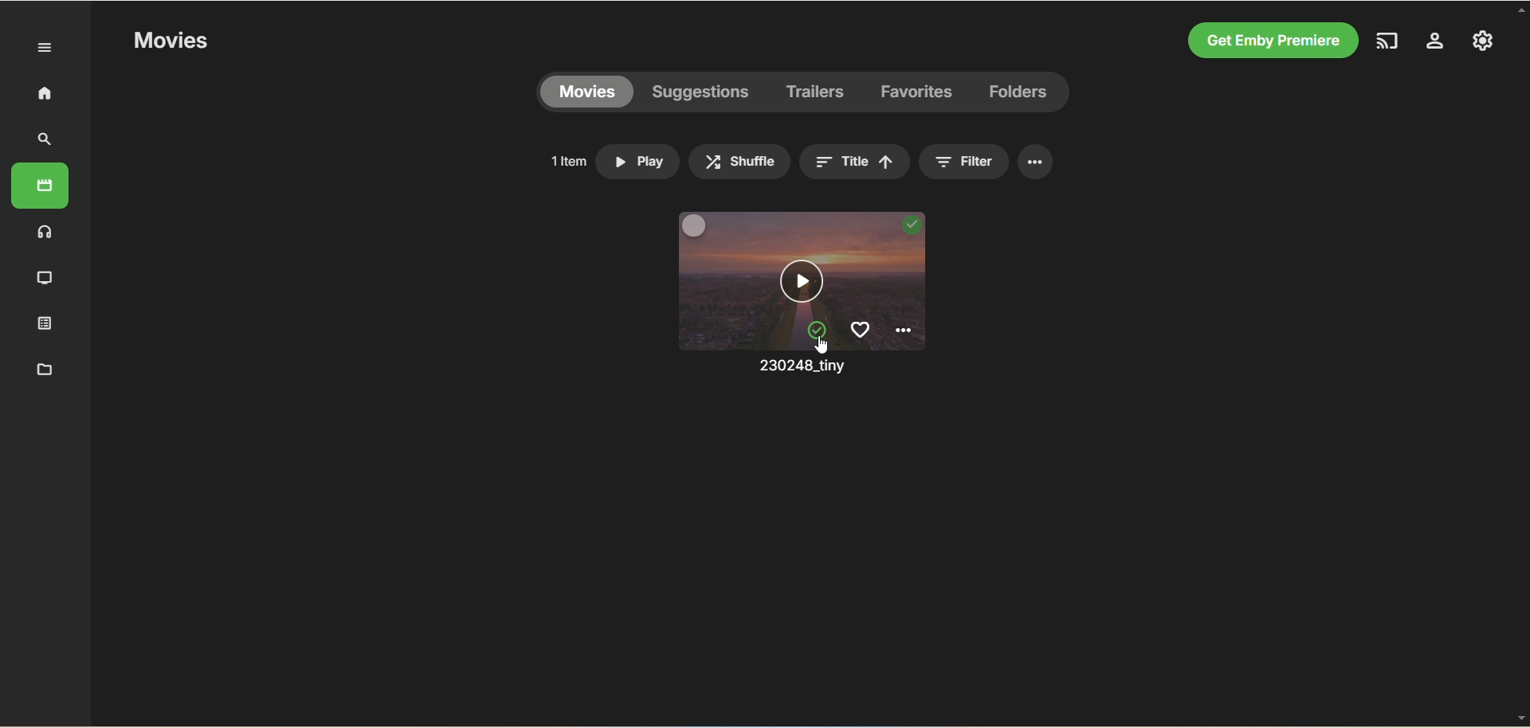 The width and height of the screenshot is (1530, 728). Describe the element at coordinates (41, 47) in the screenshot. I see `expand` at that location.